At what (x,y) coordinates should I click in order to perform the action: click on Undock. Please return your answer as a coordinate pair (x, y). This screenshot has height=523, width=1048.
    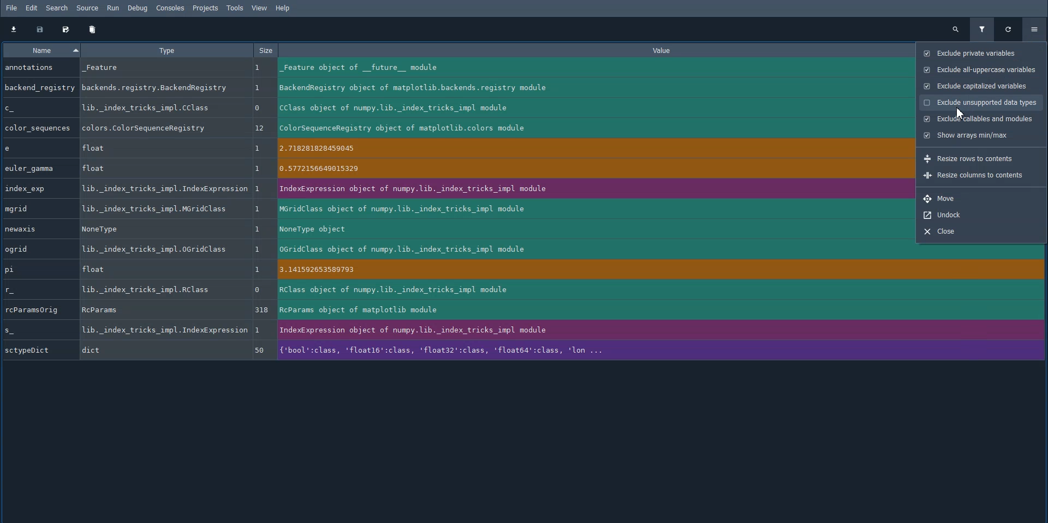
    Looking at the image, I should click on (976, 215).